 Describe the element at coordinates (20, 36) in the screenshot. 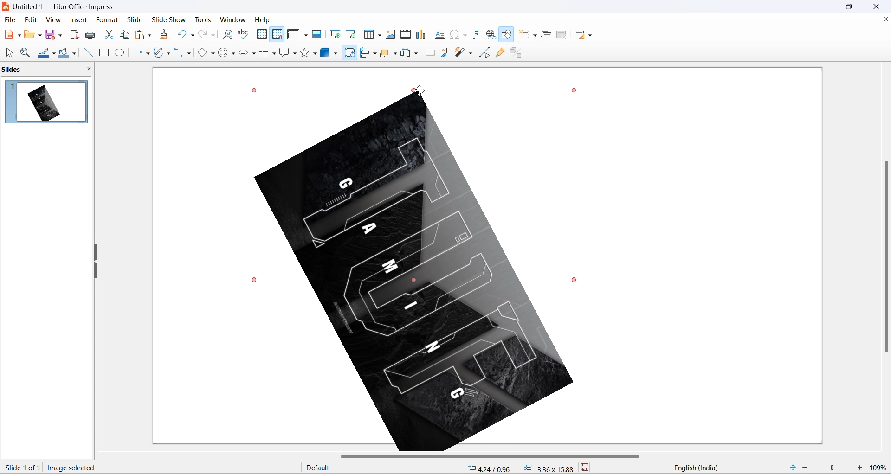

I see `new file options` at that location.